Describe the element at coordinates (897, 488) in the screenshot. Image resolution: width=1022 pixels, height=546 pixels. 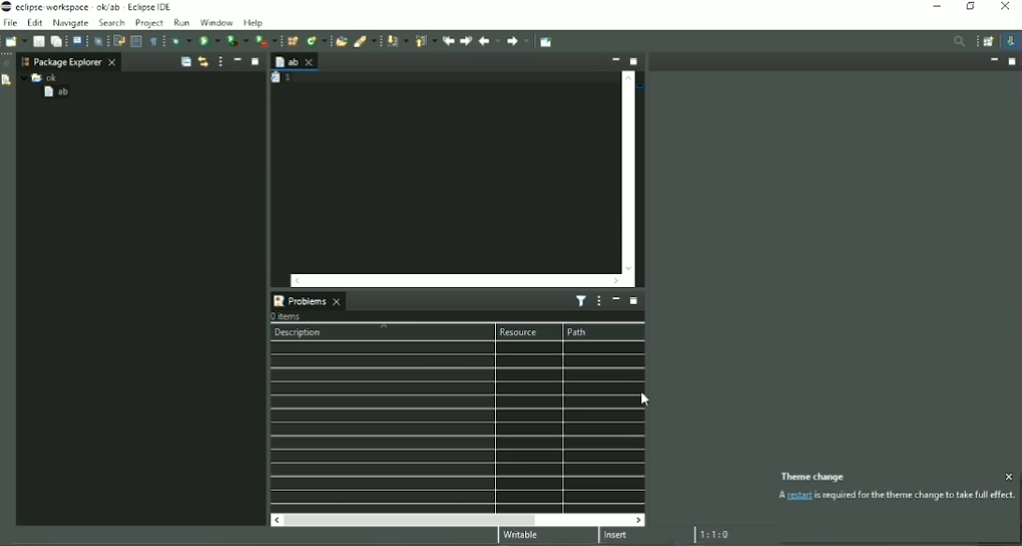
I see `Theme Change` at that location.